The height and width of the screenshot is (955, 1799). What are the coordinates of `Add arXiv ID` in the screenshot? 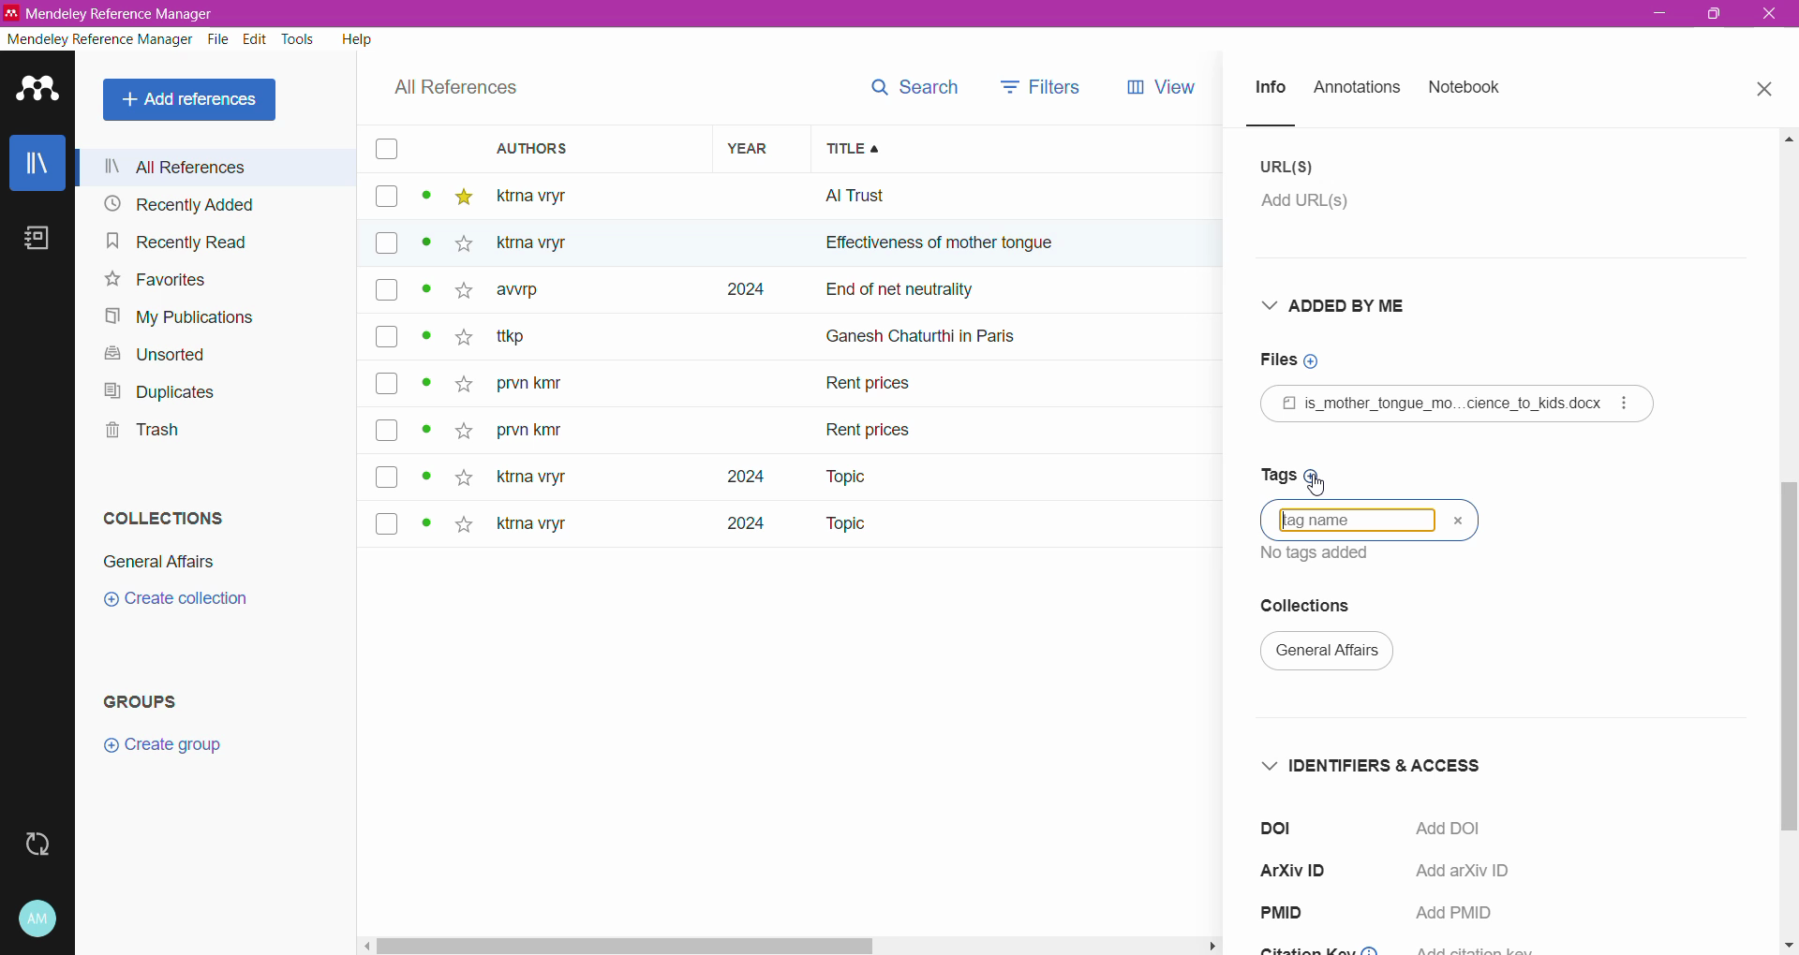 It's located at (1466, 868).